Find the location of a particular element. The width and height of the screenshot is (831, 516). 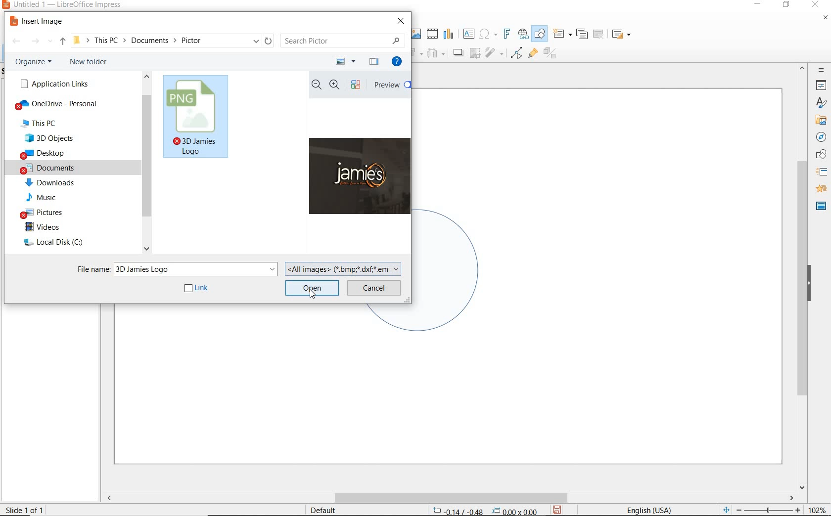

3d objects is located at coordinates (57, 138).